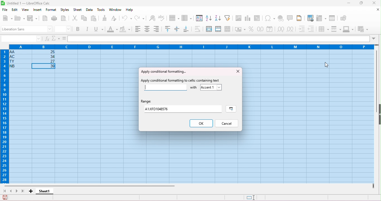 This screenshot has height=201, width=381. Describe the element at coordinates (291, 30) in the screenshot. I see `delete decimal` at that location.